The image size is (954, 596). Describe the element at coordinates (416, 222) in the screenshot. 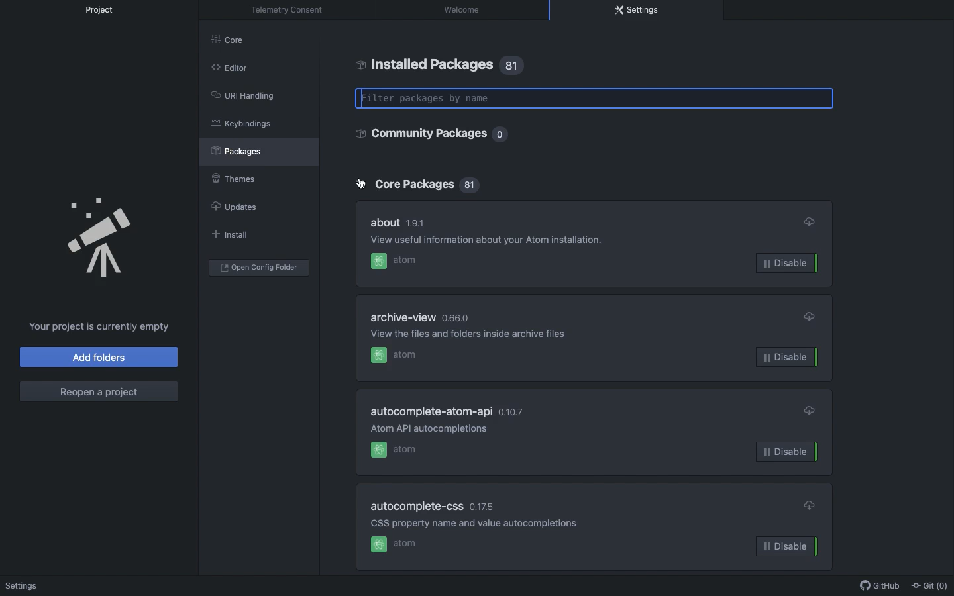

I see `1.9.1` at that location.